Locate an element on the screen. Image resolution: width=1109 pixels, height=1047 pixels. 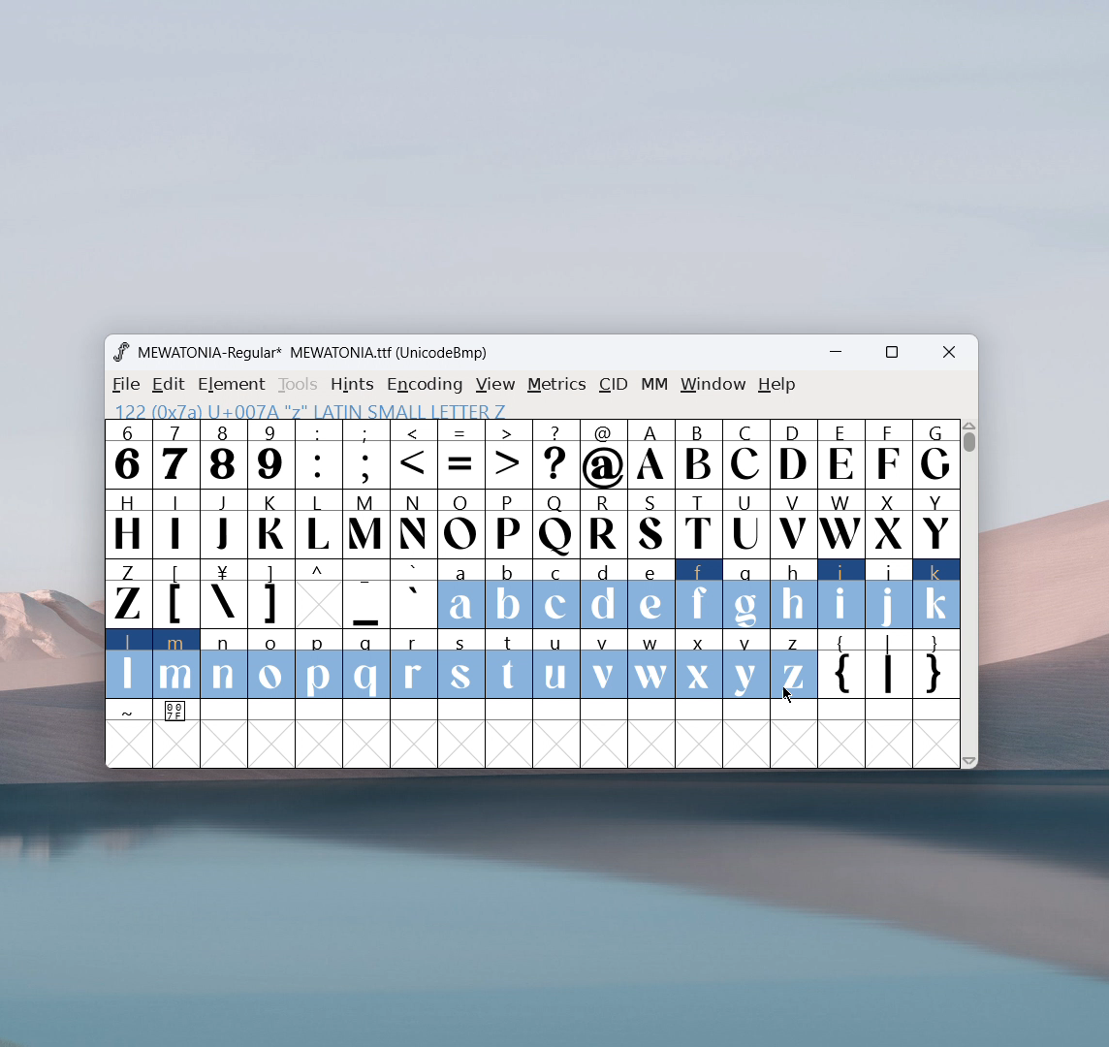
I is located at coordinates (175, 523).